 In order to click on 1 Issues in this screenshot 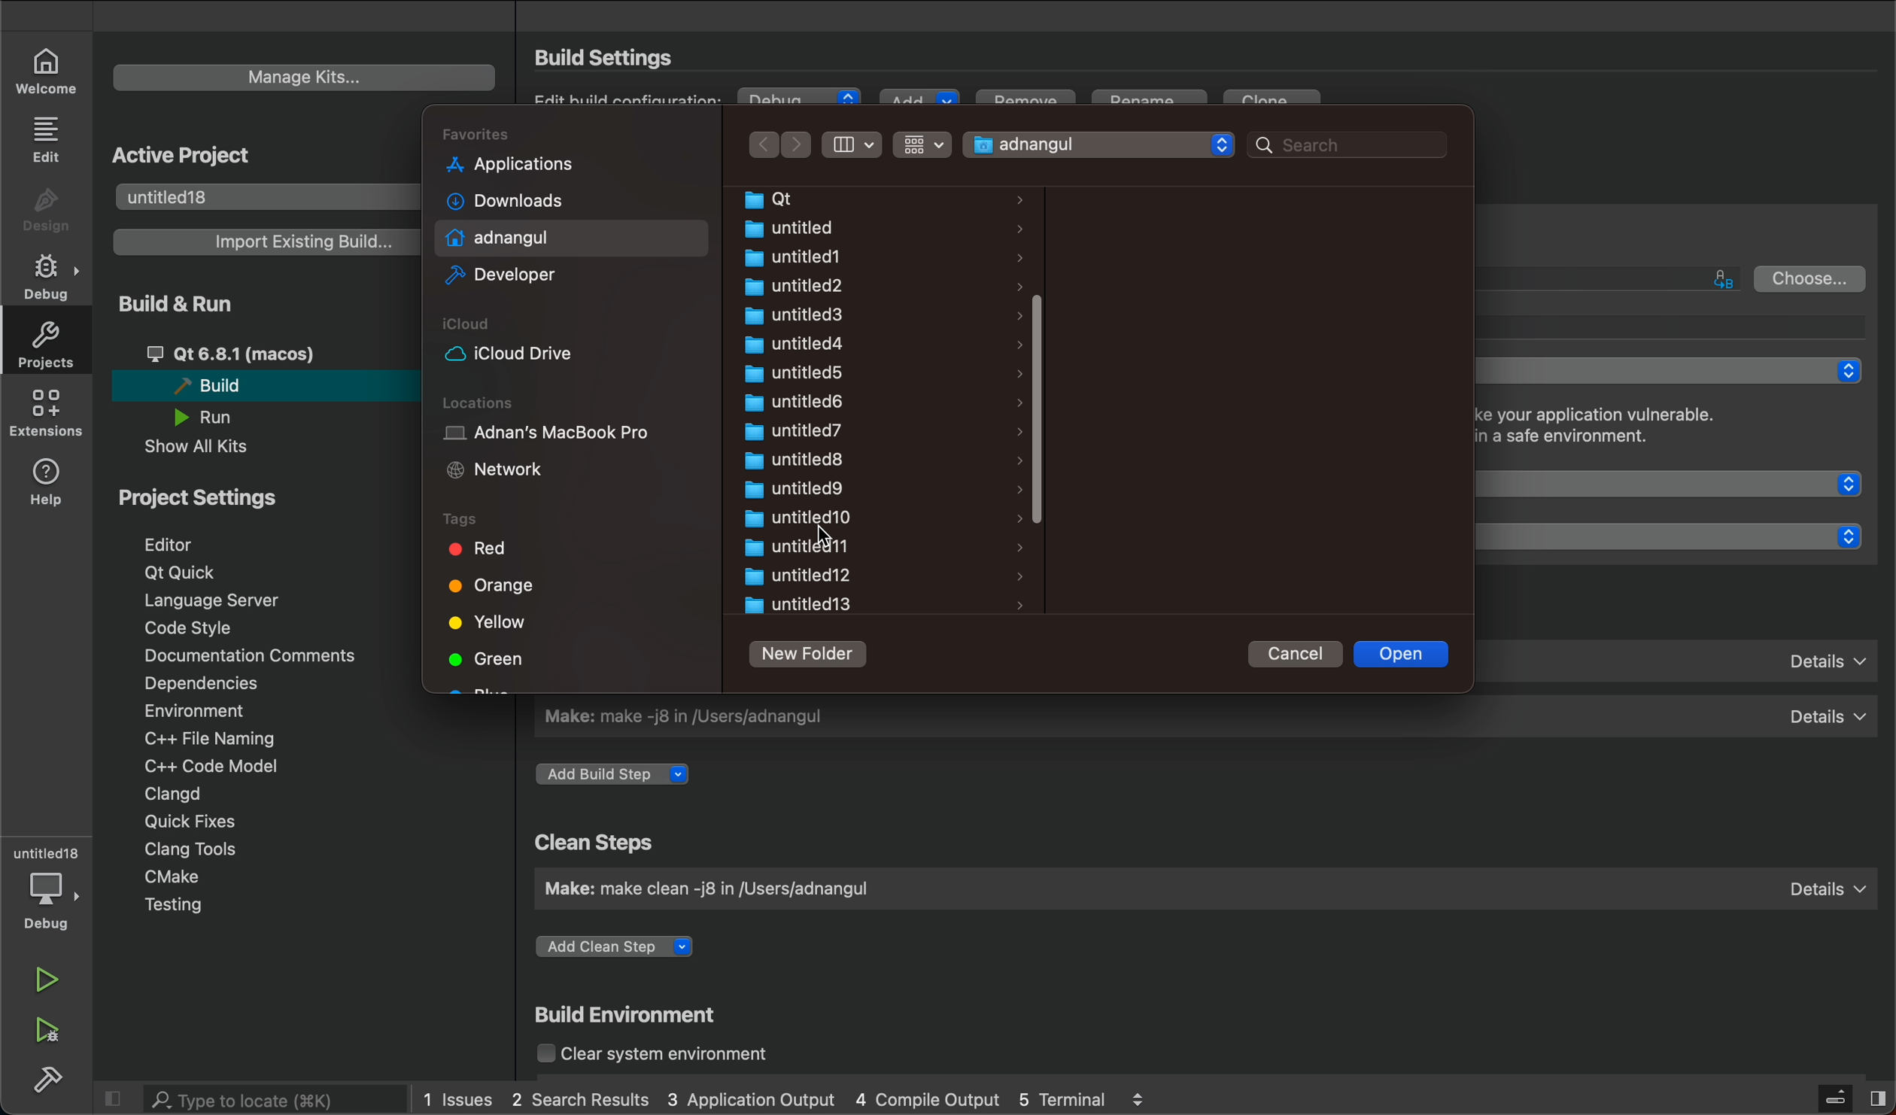, I will do `click(451, 1096)`.